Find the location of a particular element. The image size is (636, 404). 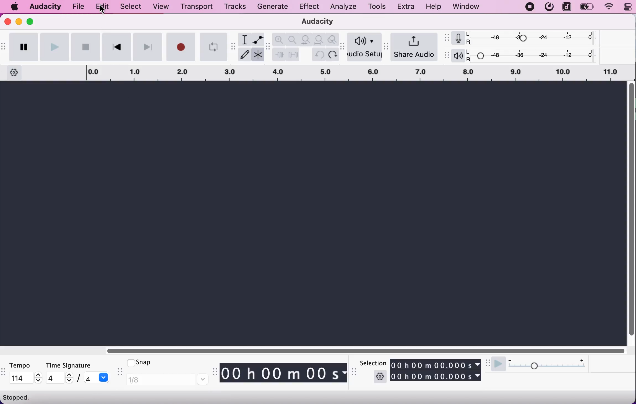

record meter is located at coordinates (458, 38).